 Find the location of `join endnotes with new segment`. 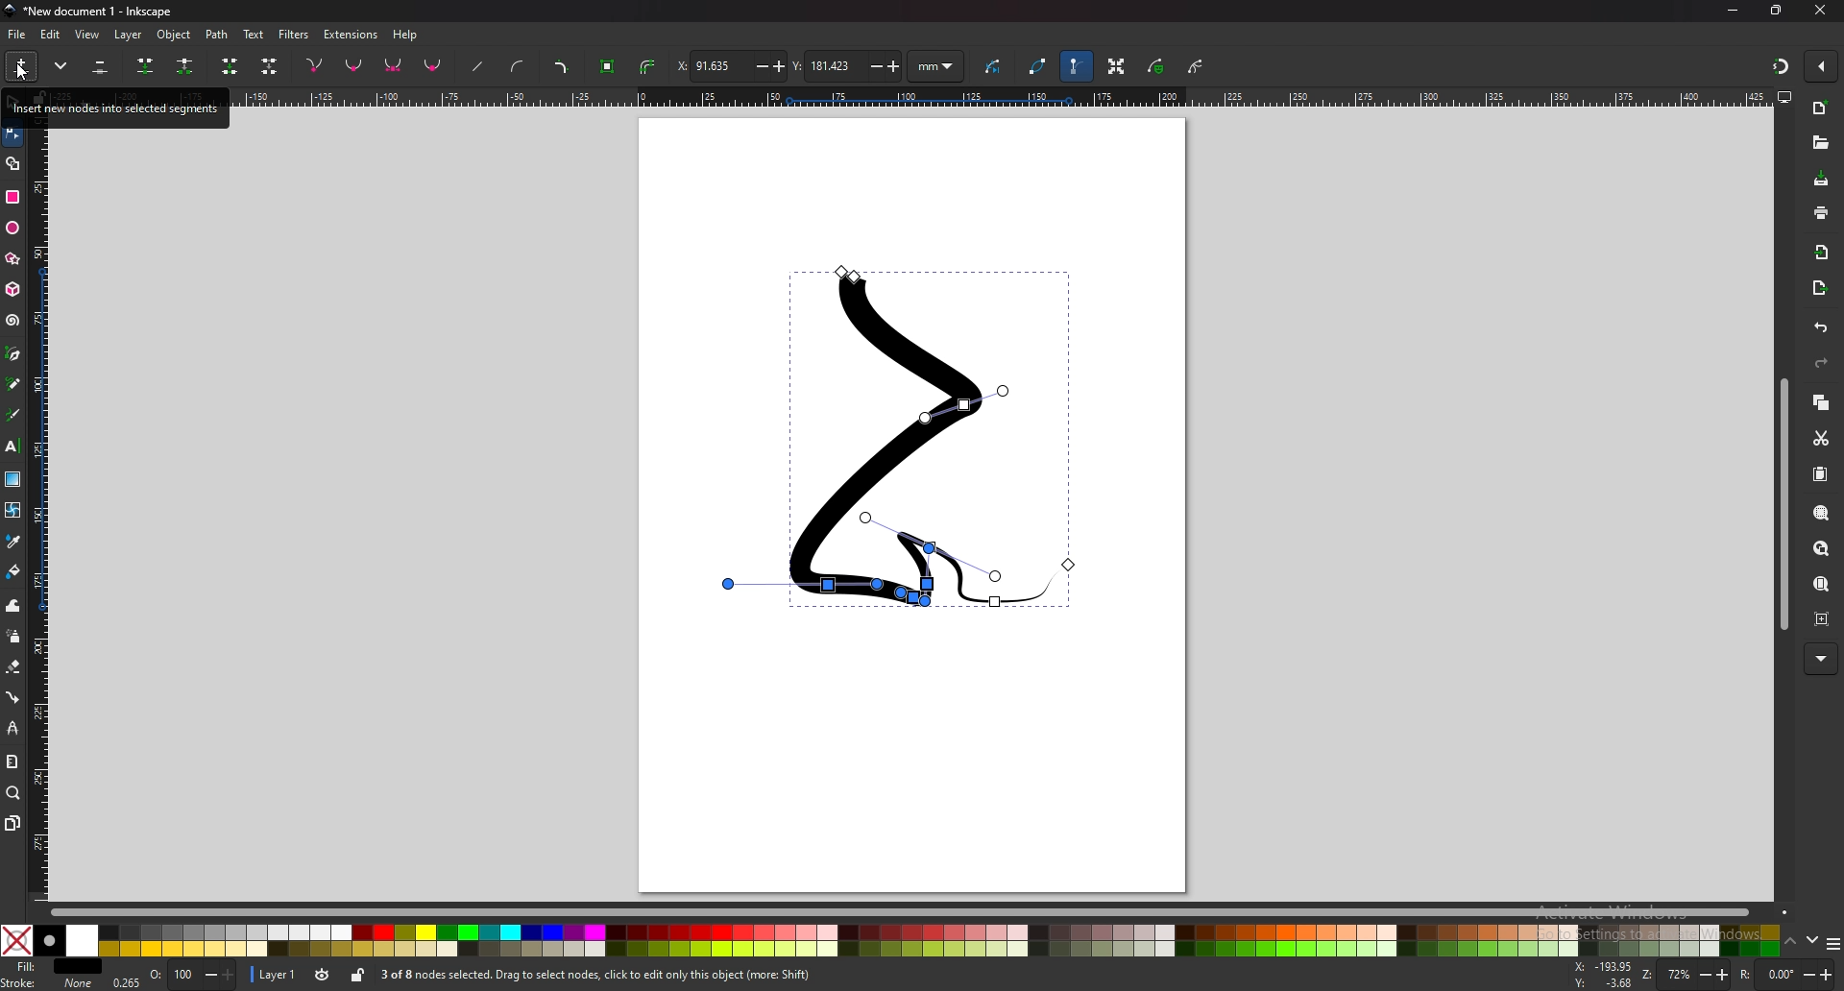

join endnotes with new segment is located at coordinates (230, 67).